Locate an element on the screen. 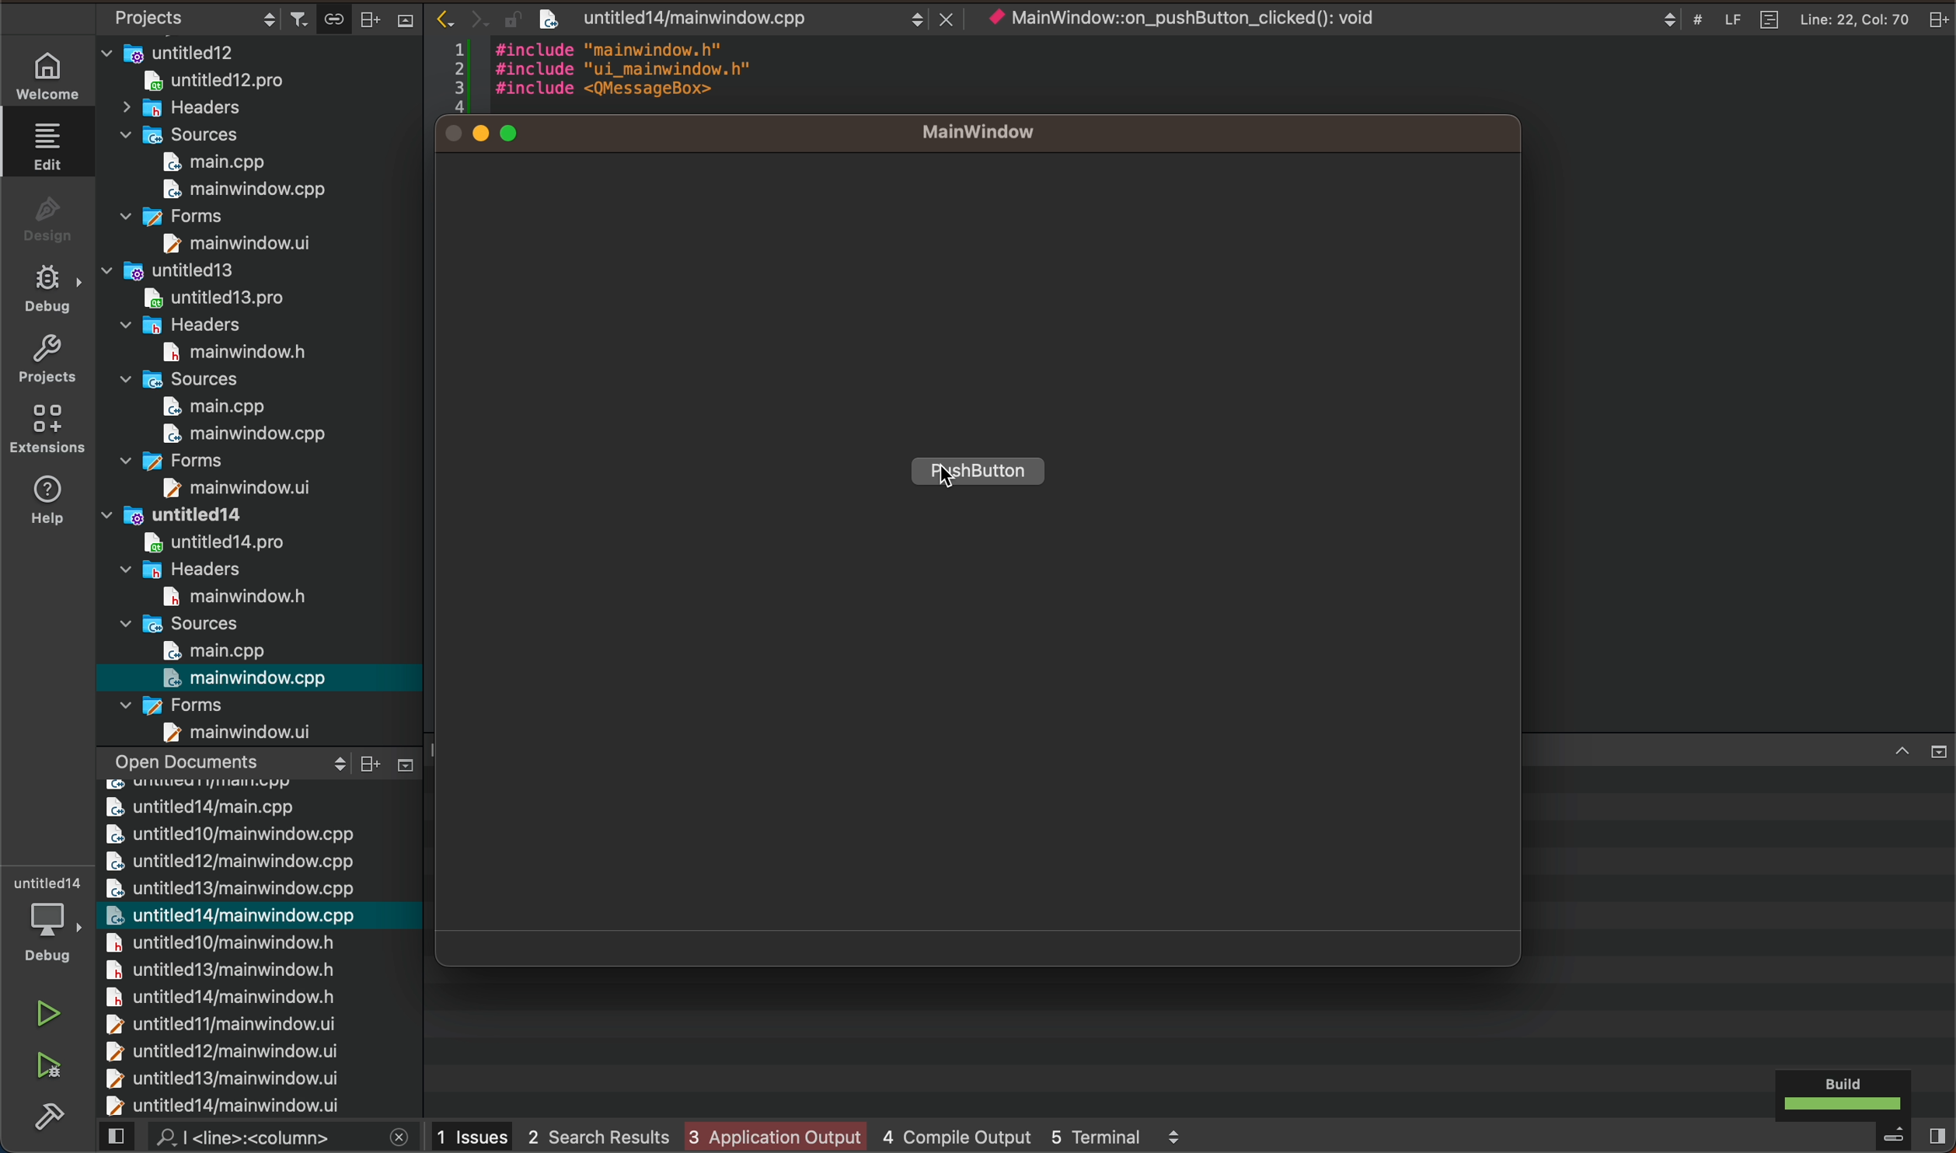 The height and width of the screenshot is (1153, 1956). headers is located at coordinates (202, 110).